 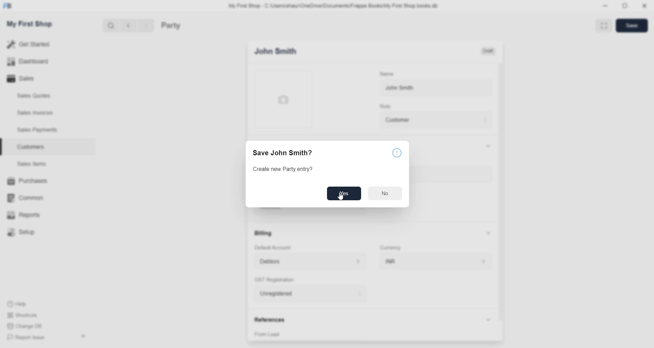 I want to click on confirmation logo, so click(x=398, y=152).